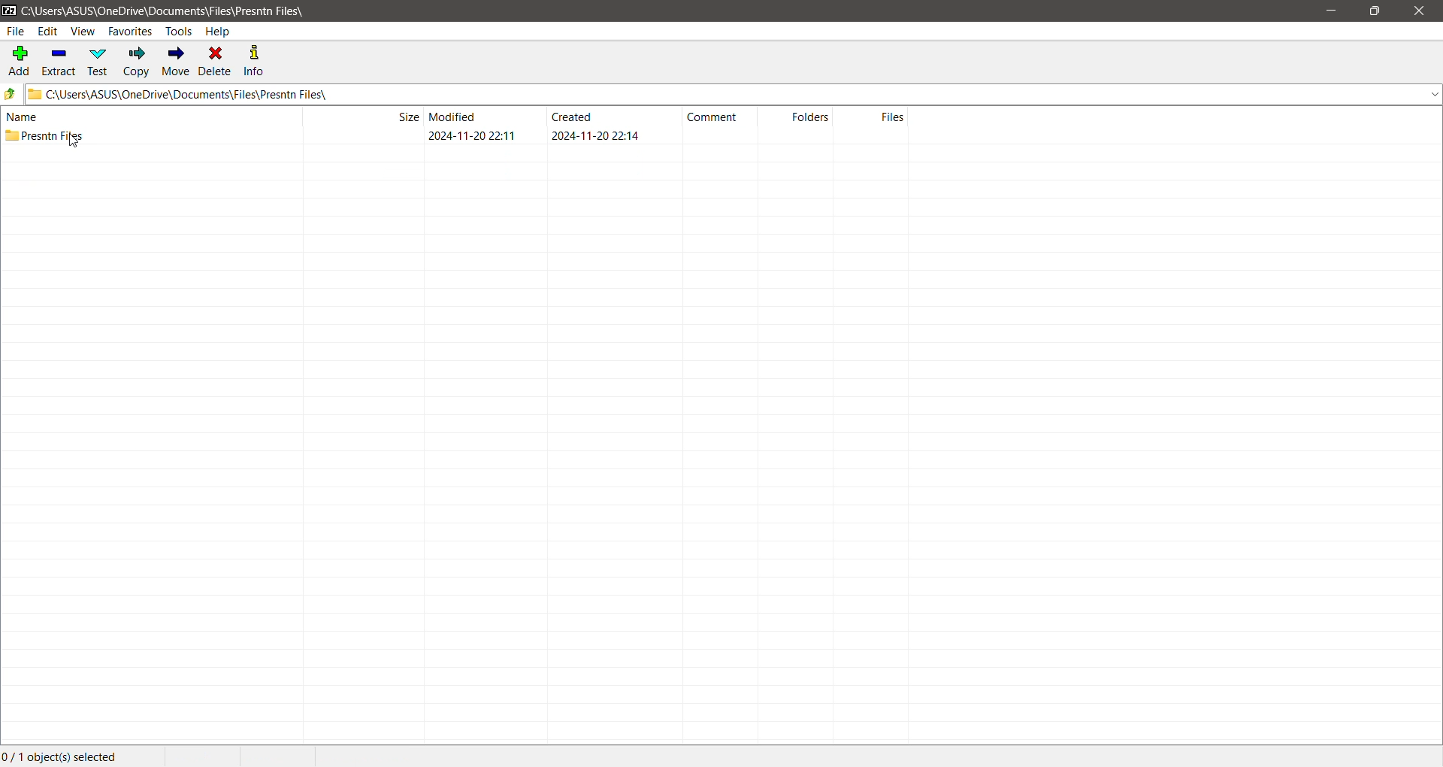  I want to click on folders, so click(810, 116).